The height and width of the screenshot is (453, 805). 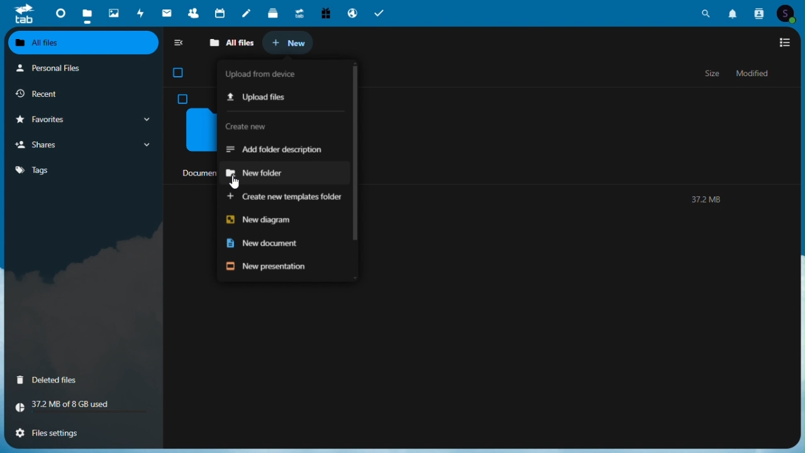 What do you see at coordinates (752, 74) in the screenshot?
I see `Modified` at bounding box center [752, 74].